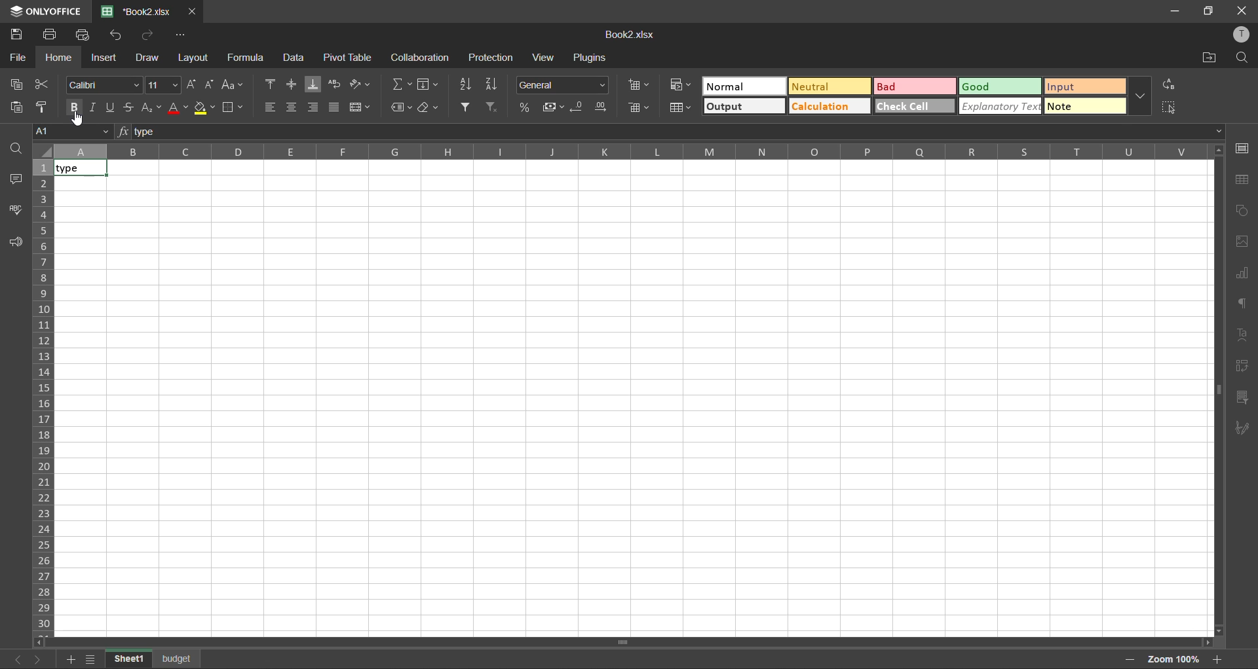 The height and width of the screenshot is (669, 1258). I want to click on fill color, so click(204, 108).